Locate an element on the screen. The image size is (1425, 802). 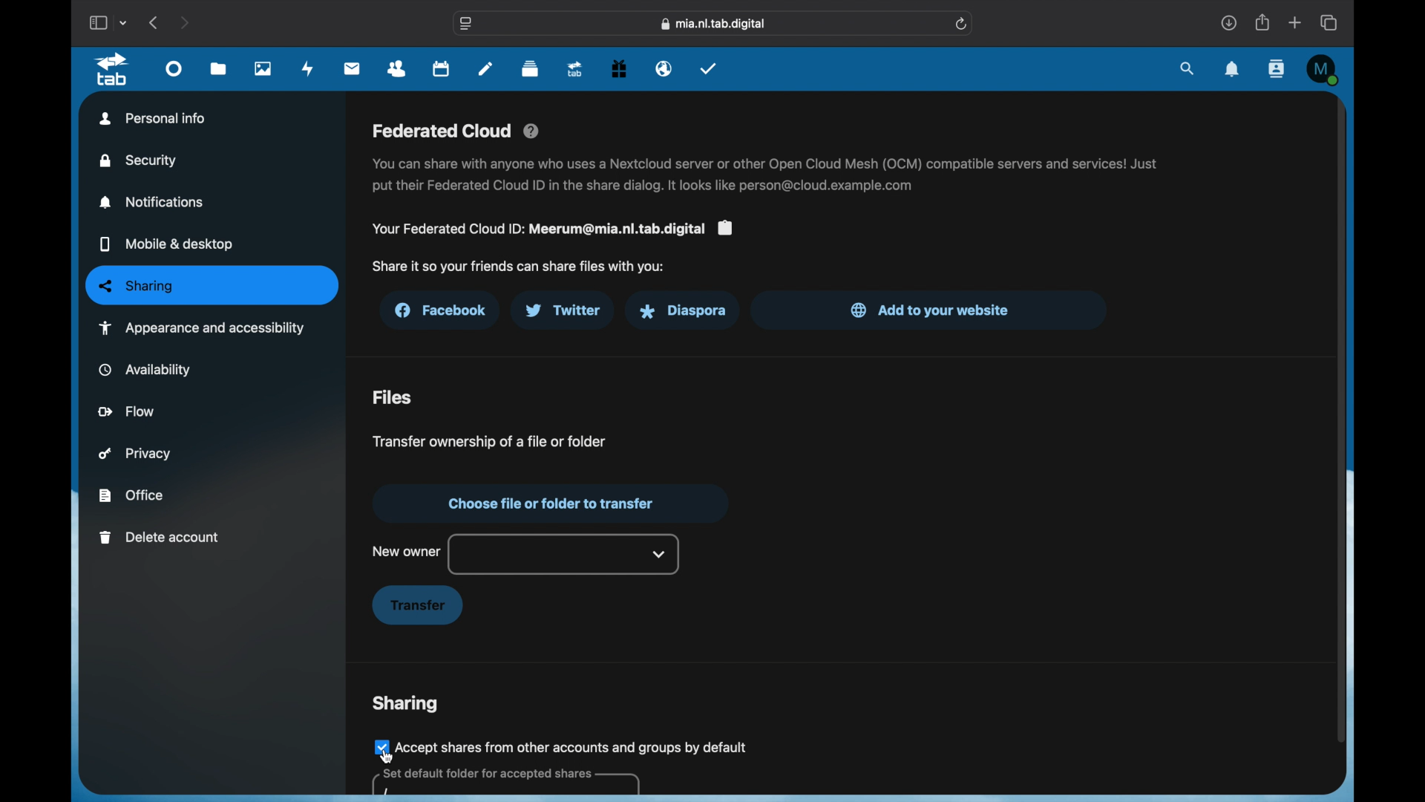
free trial is located at coordinates (619, 69).